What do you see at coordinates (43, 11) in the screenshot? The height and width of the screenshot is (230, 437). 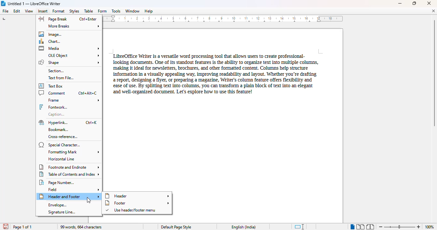 I see `insert` at bounding box center [43, 11].